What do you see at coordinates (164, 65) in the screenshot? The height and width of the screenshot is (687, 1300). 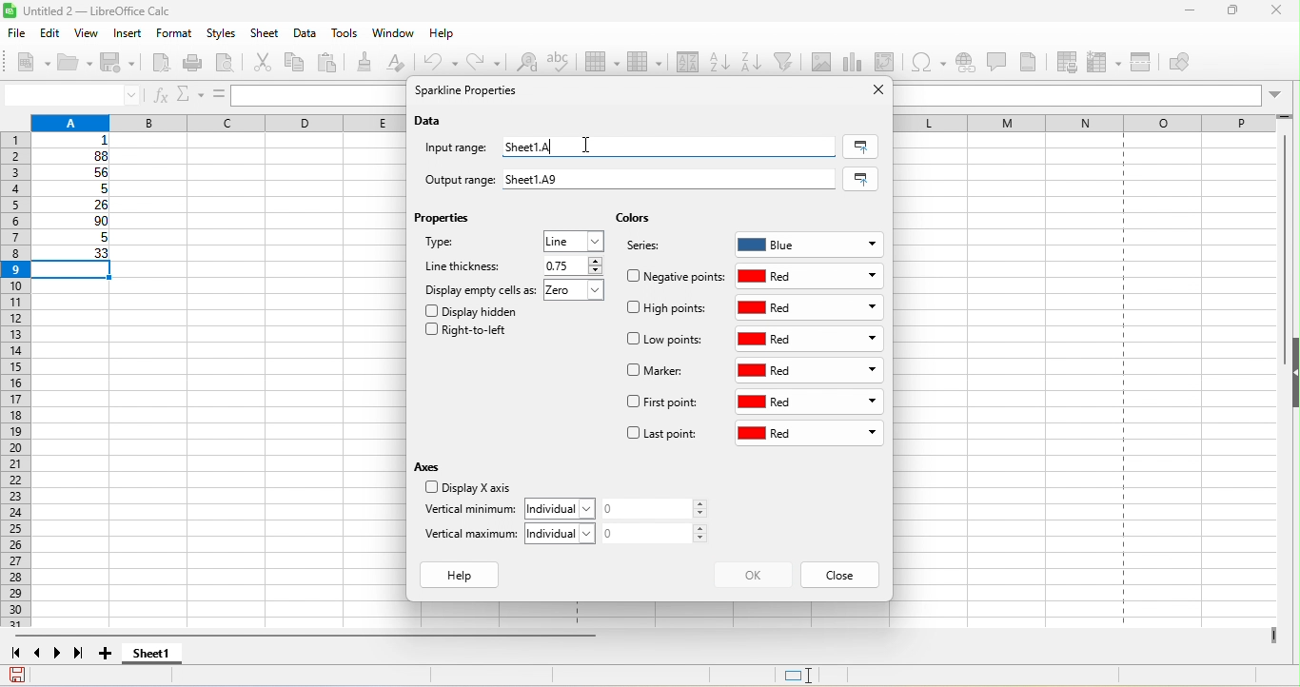 I see `export directly as pdf` at bounding box center [164, 65].